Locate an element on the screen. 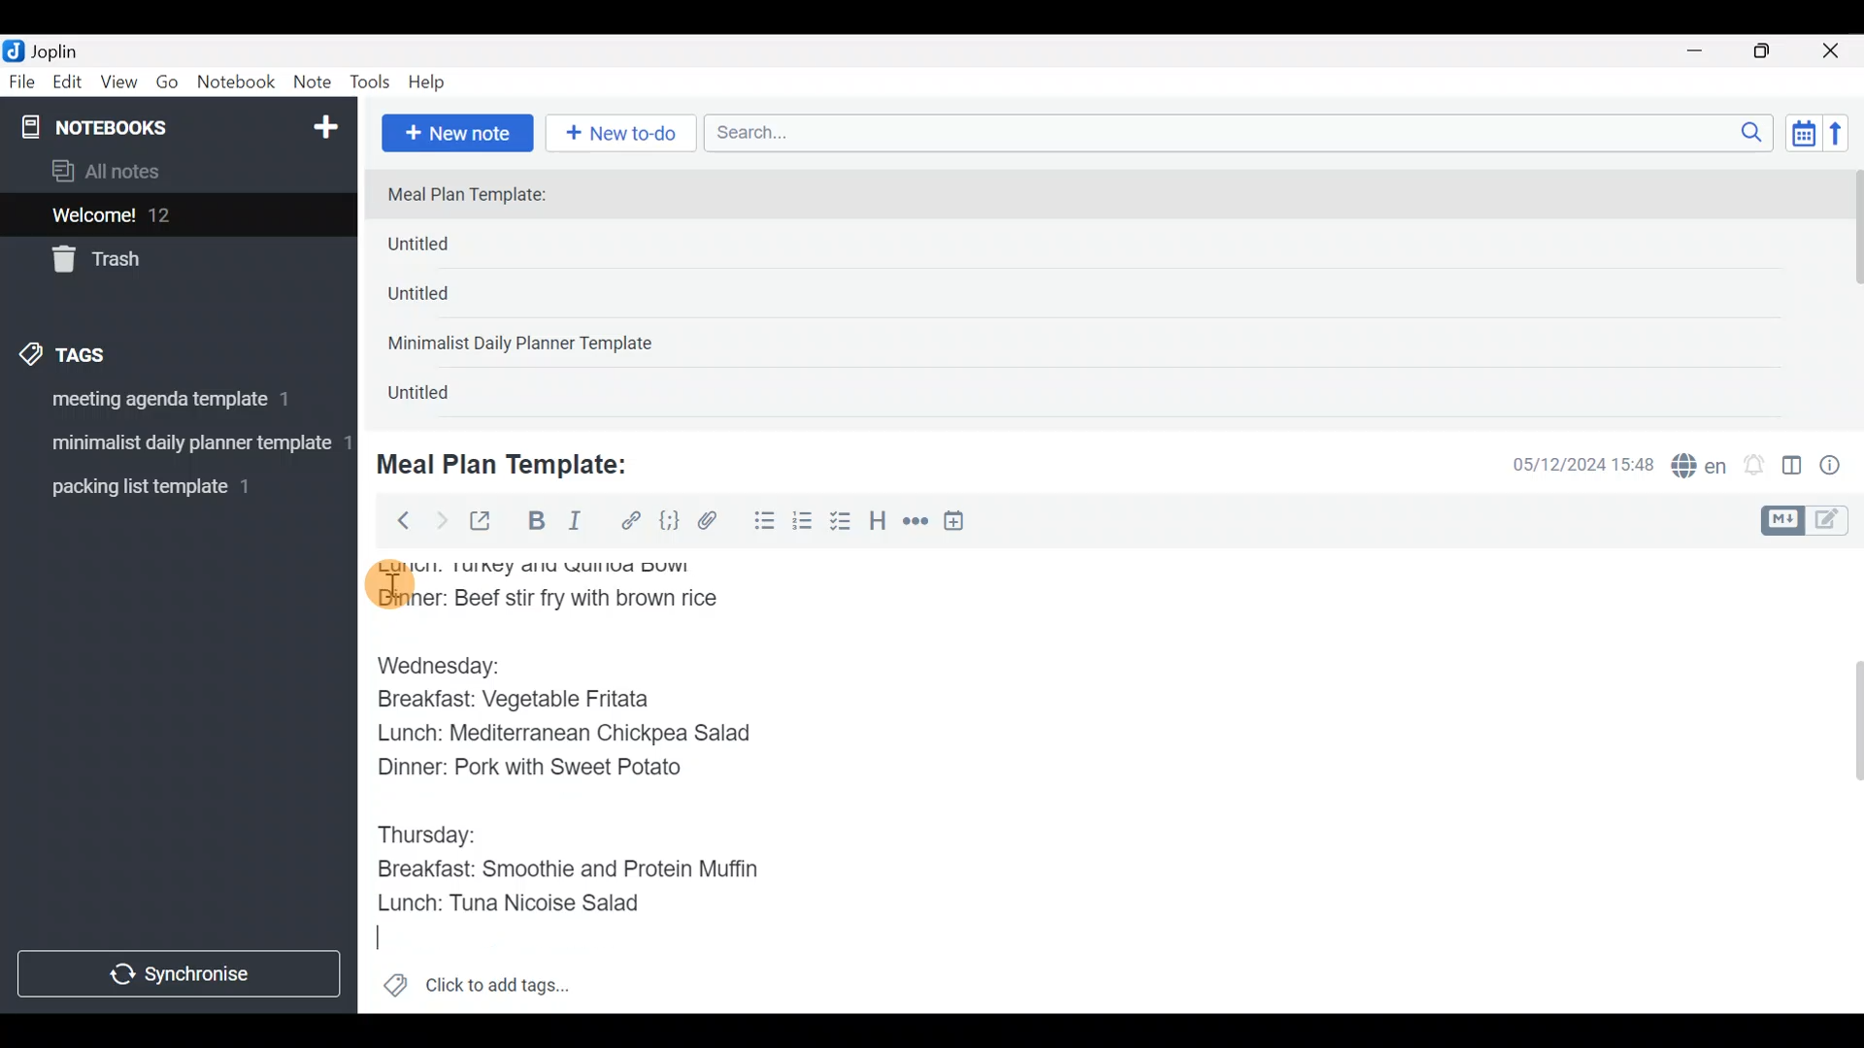 This screenshot has height=1048, width=1864. Trash is located at coordinates (167, 261).